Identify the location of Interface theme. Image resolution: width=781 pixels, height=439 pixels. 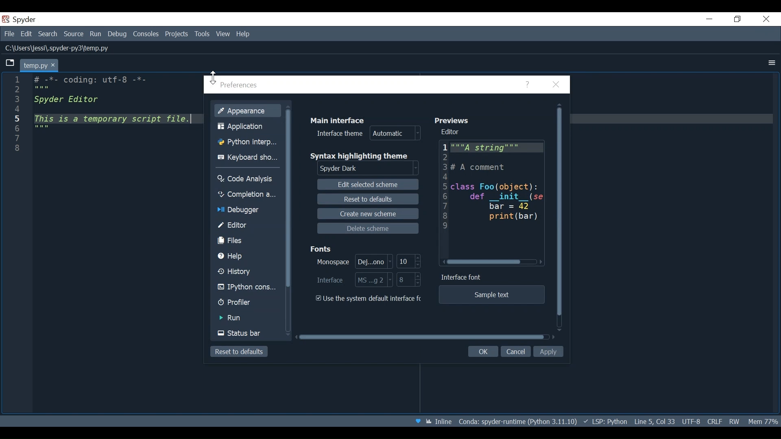
(367, 134).